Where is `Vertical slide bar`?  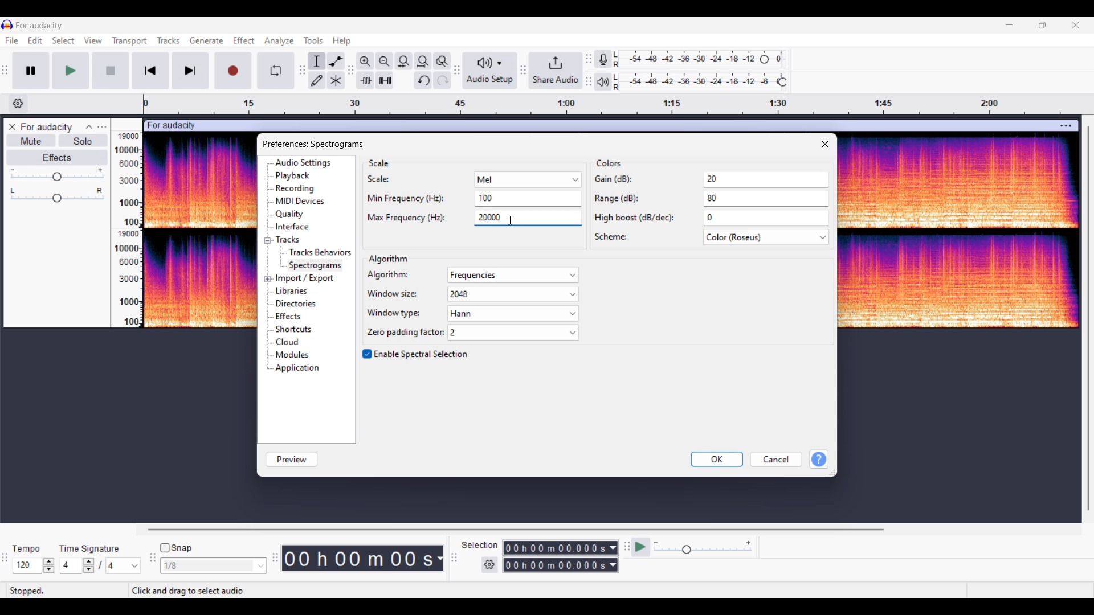
Vertical slide bar is located at coordinates (1089, 318).